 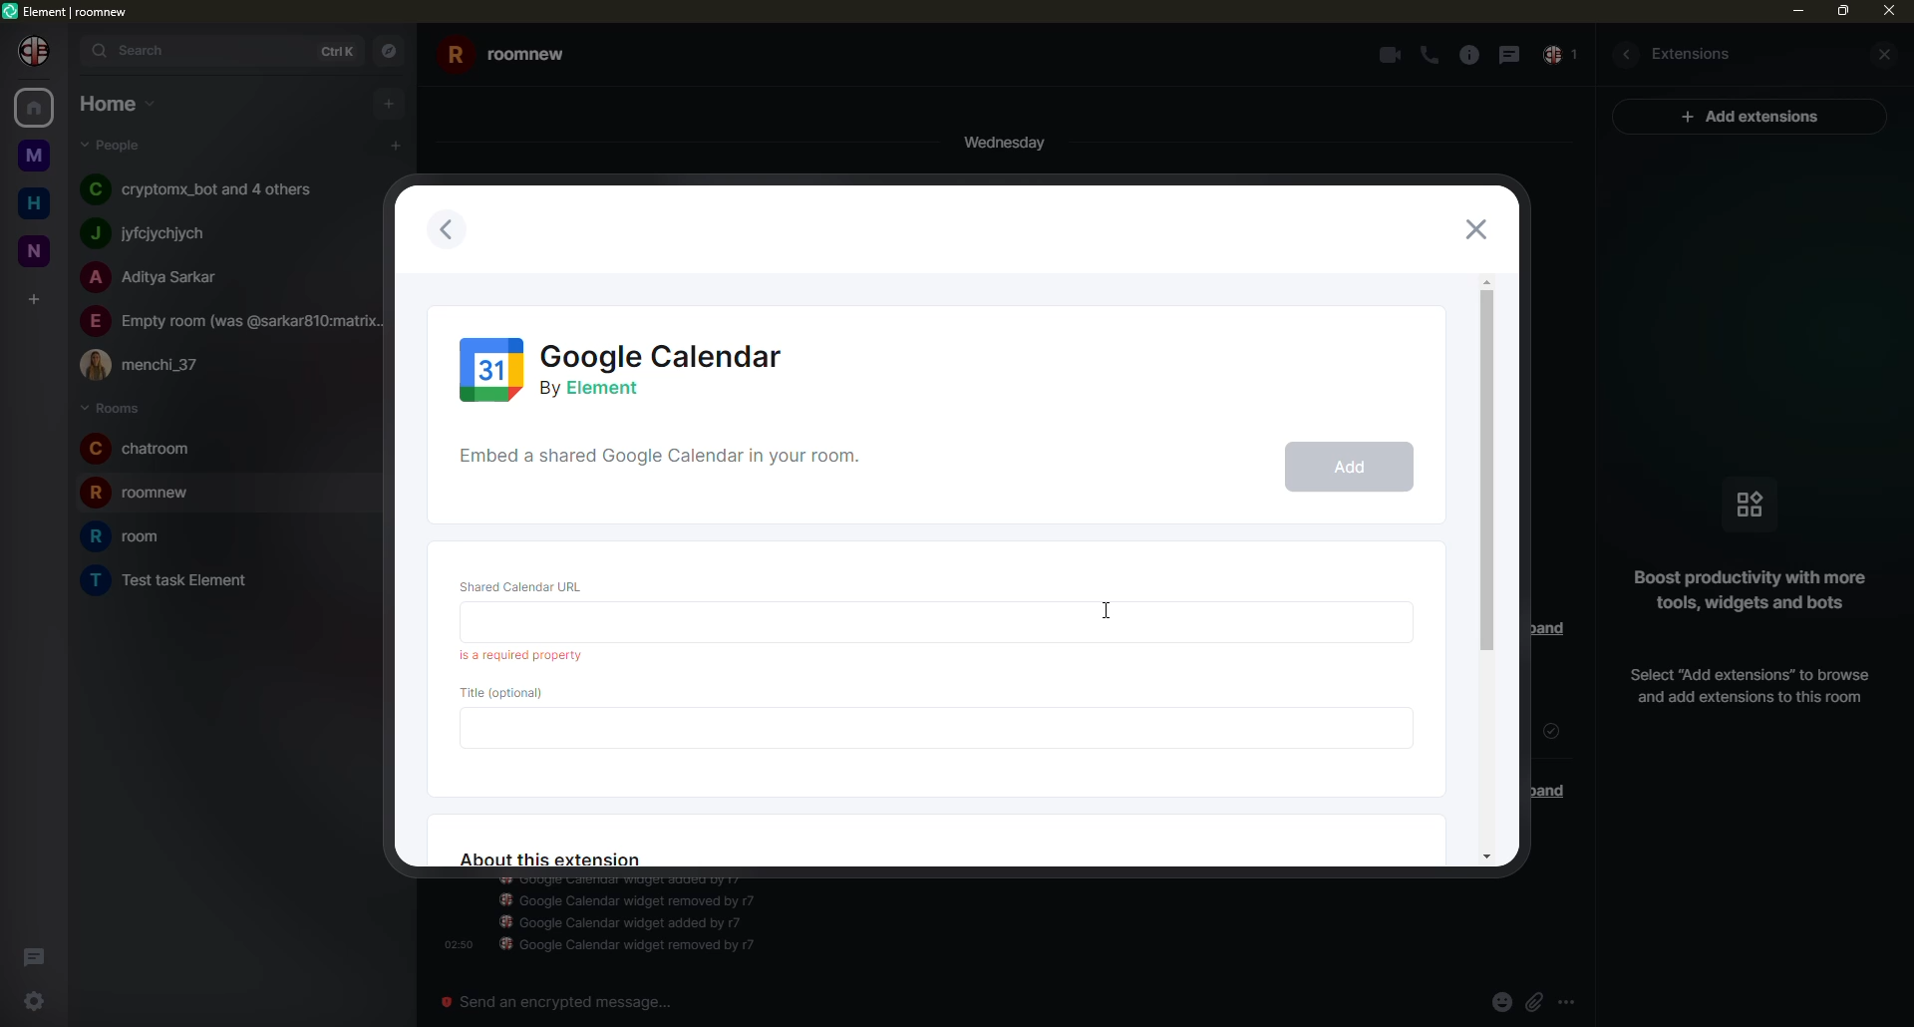 I want to click on add, so click(x=1347, y=468).